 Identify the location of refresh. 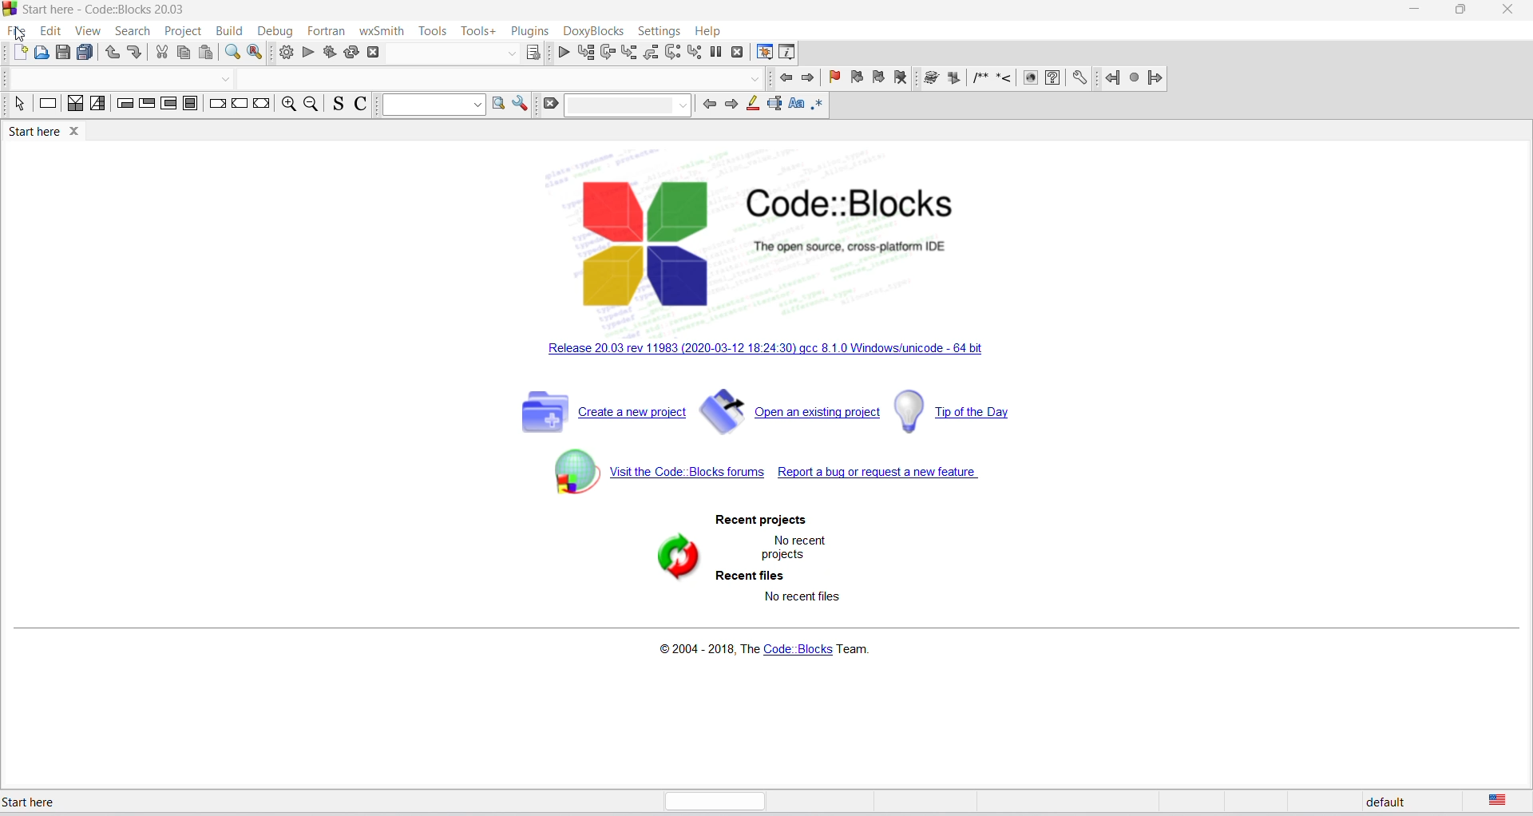
(669, 557).